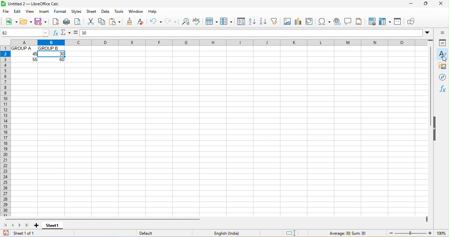  What do you see at coordinates (6, 12) in the screenshot?
I see `file` at bounding box center [6, 12].